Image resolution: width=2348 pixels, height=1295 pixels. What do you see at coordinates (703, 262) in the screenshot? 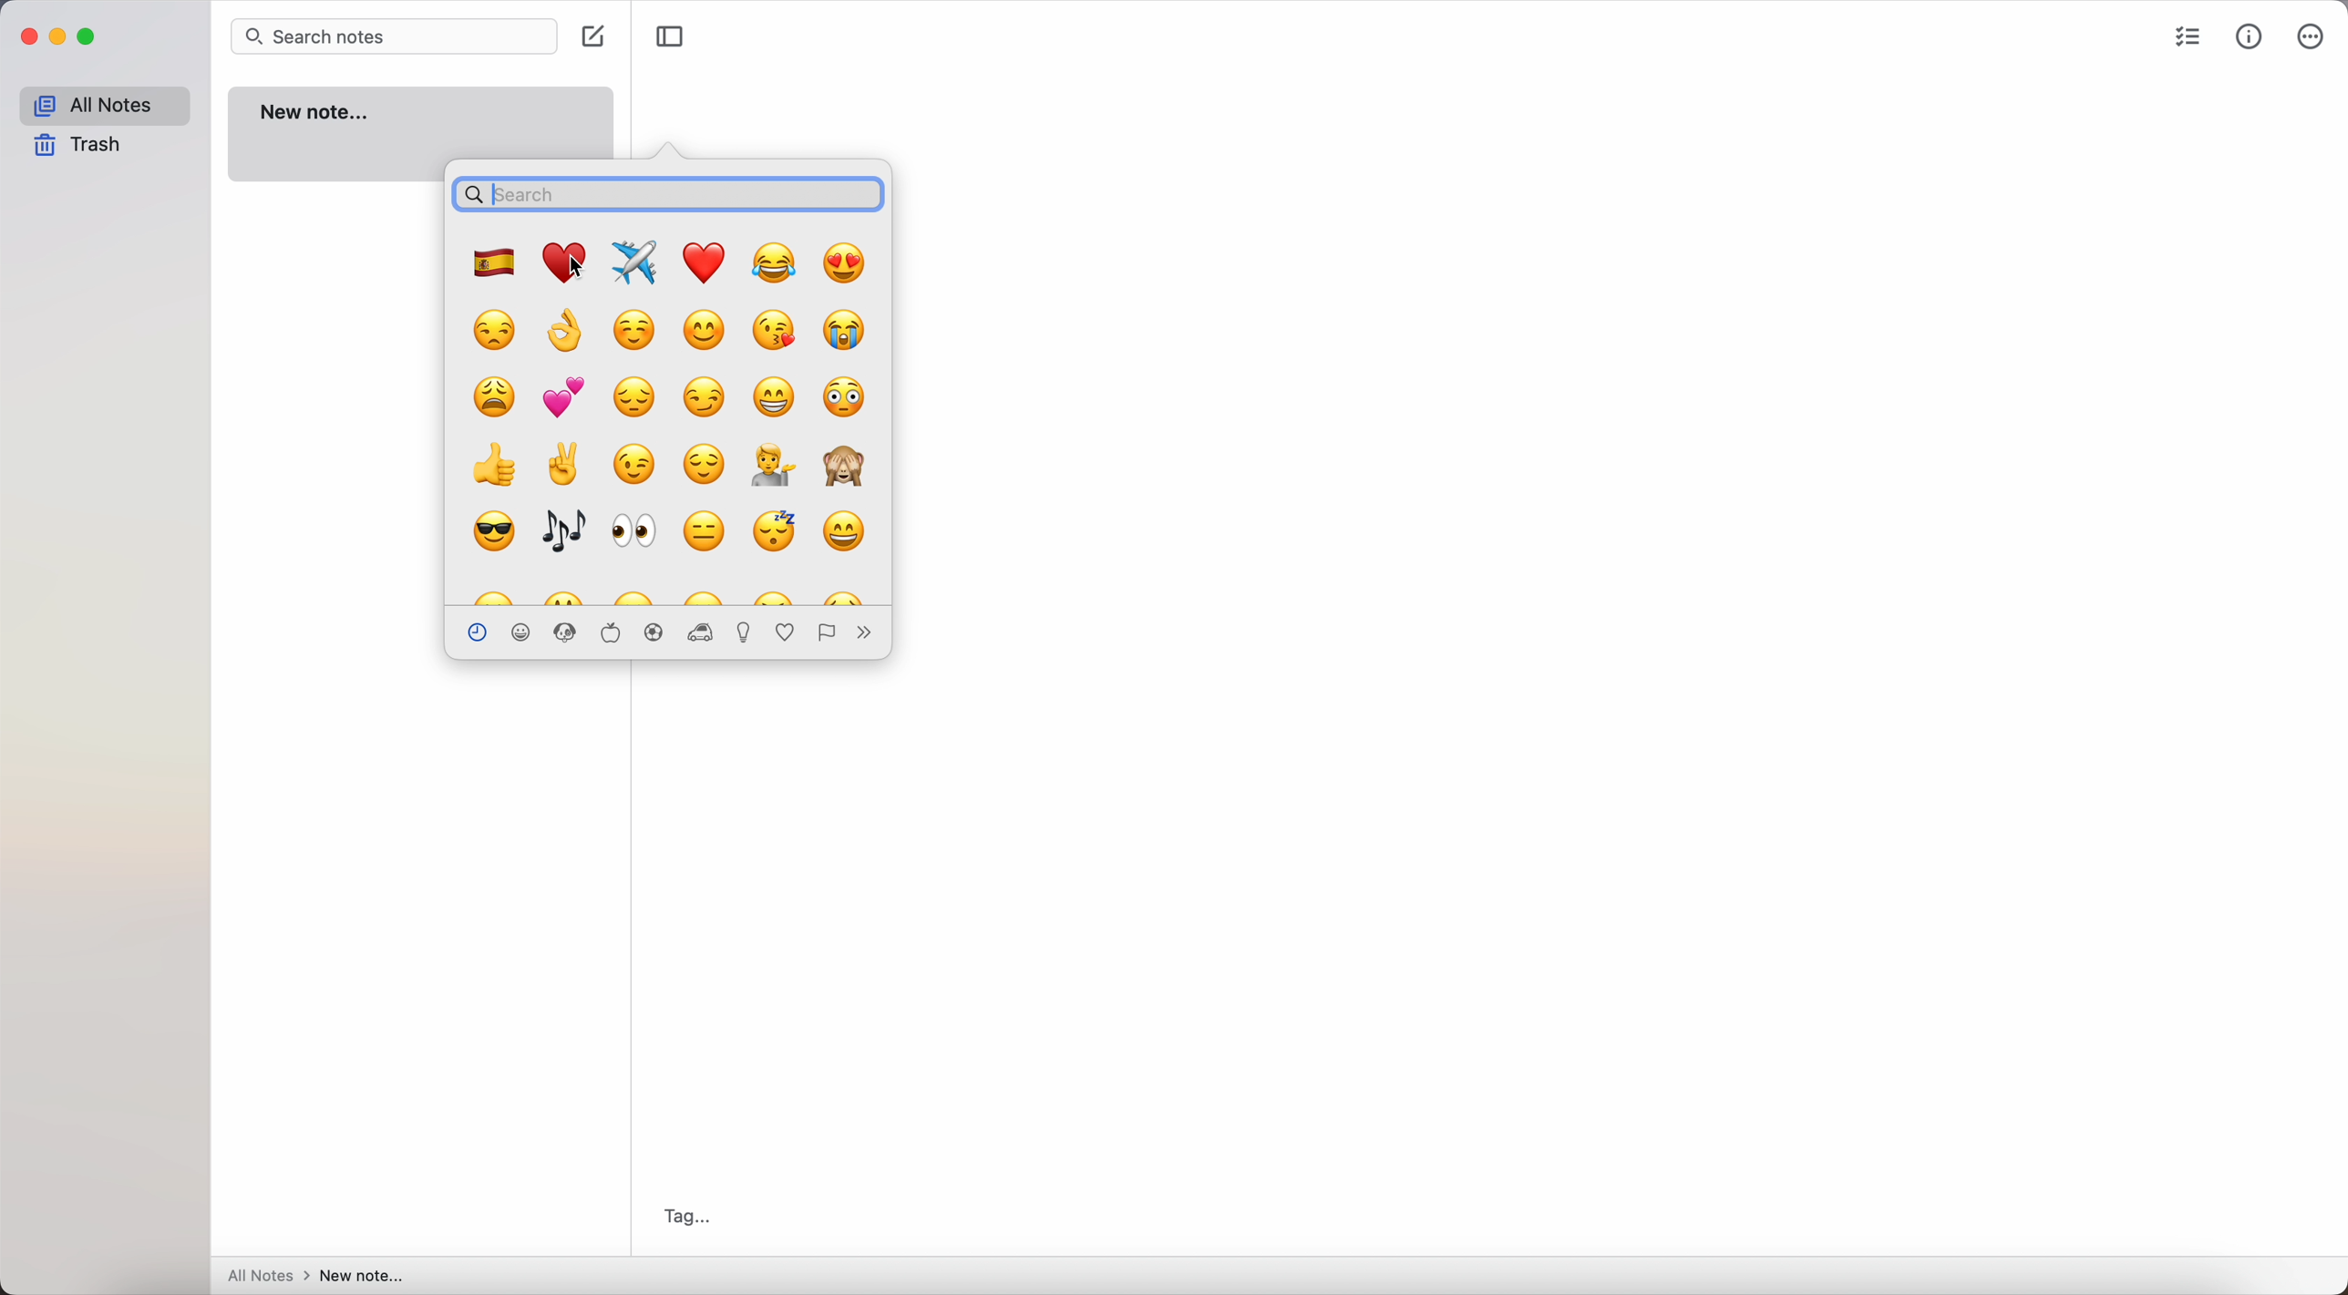
I see `heart` at bounding box center [703, 262].